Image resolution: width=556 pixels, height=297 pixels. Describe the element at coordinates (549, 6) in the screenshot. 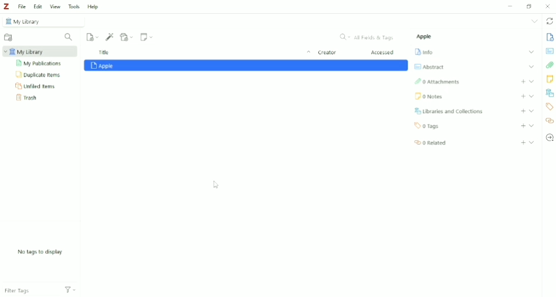

I see `Close` at that location.